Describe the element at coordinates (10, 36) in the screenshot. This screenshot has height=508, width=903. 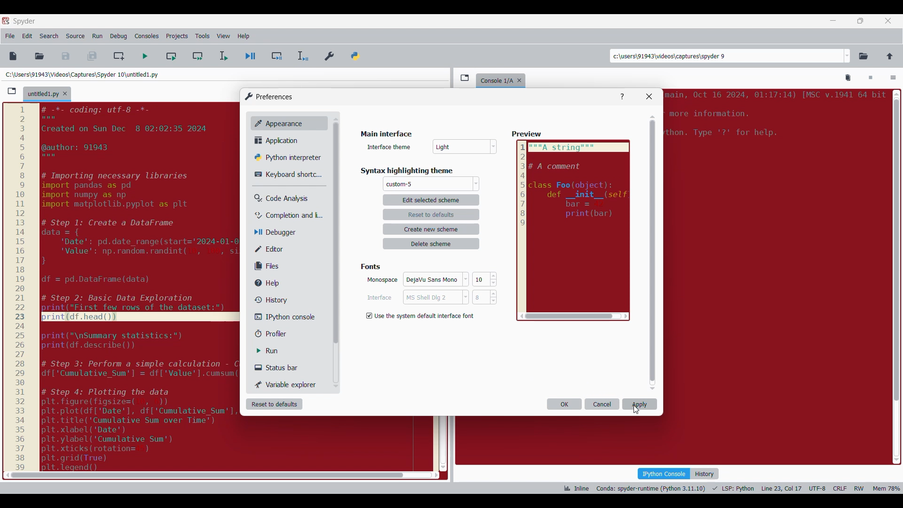
I see `File menu ` at that location.